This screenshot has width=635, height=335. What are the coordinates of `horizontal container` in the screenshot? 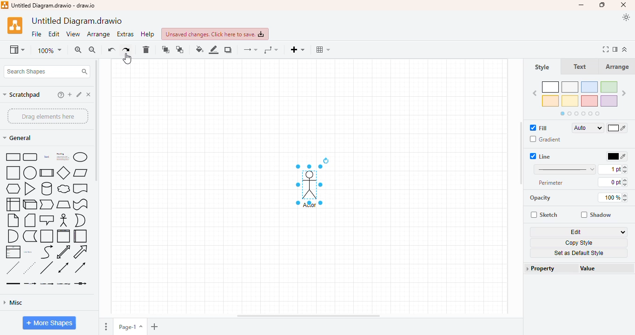 It's located at (81, 236).